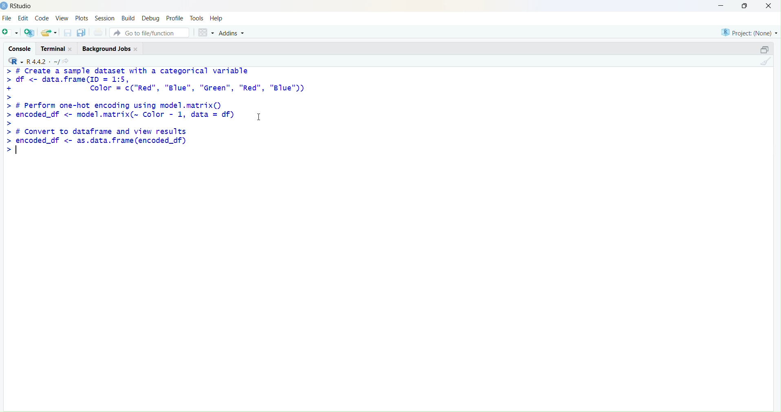 This screenshot has width=781, height=412. I want to click on go to file/function, so click(149, 33).